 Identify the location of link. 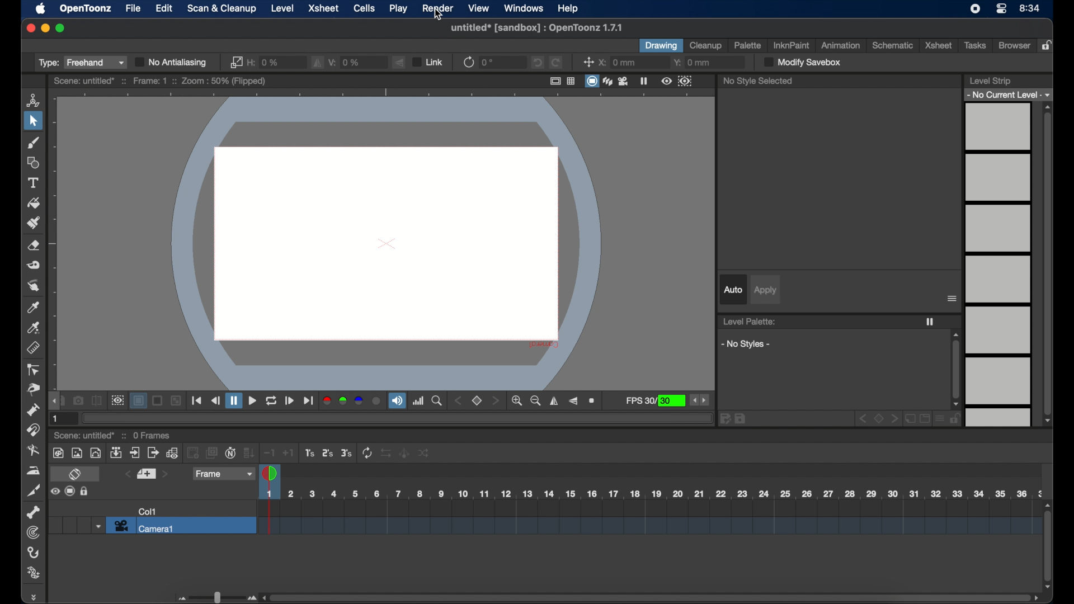
(234, 62).